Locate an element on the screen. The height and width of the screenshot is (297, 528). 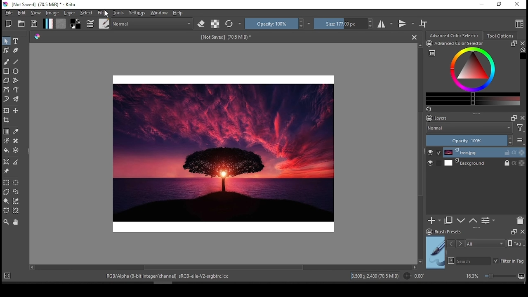
help is located at coordinates (178, 13).